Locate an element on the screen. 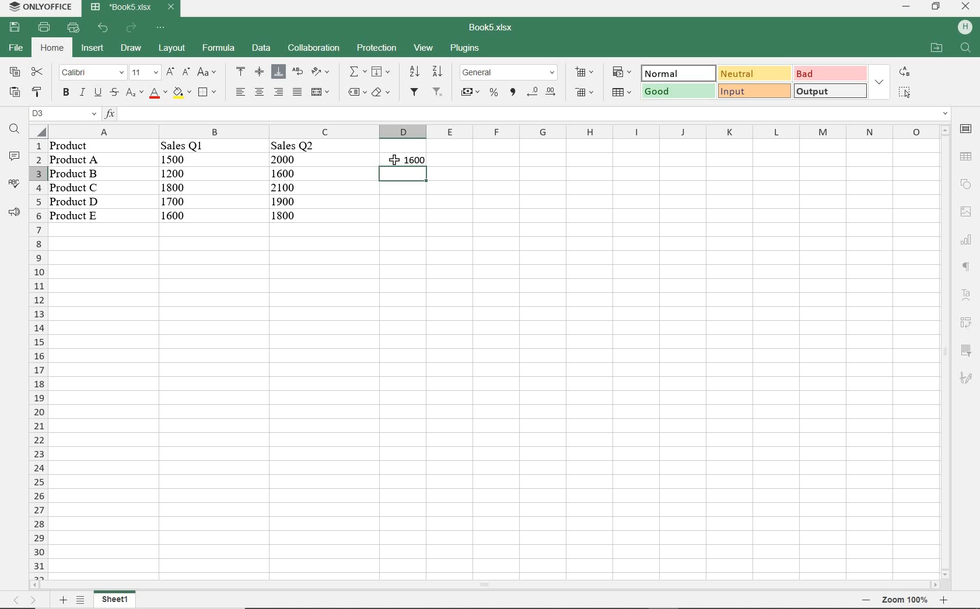 This screenshot has width=980, height=609. change case is located at coordinates (208, 72).